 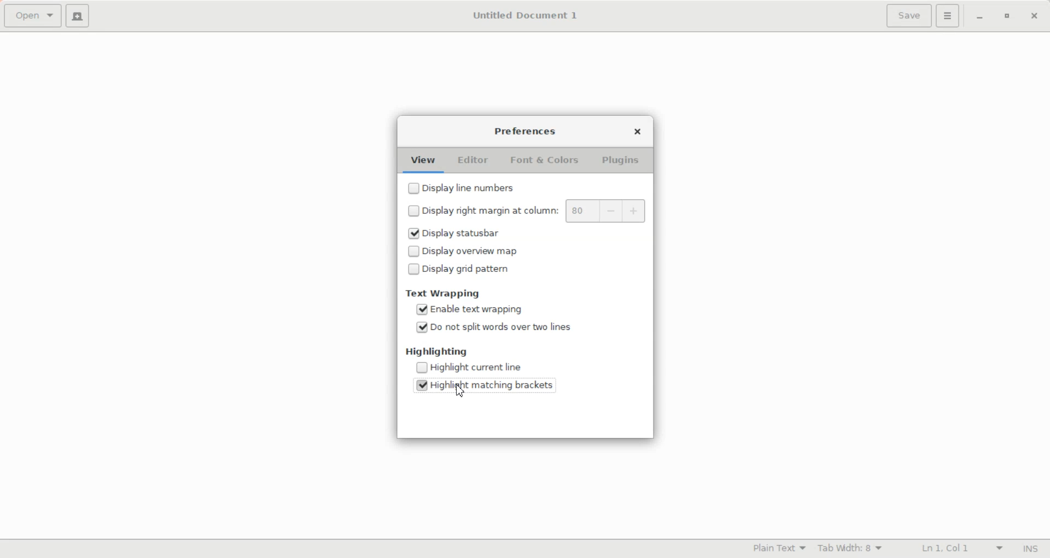 What do you see at coordinates (501, 234) in the screenshot?
I see `(un)check Enable Display status bar` at bounding box center [501, 234].